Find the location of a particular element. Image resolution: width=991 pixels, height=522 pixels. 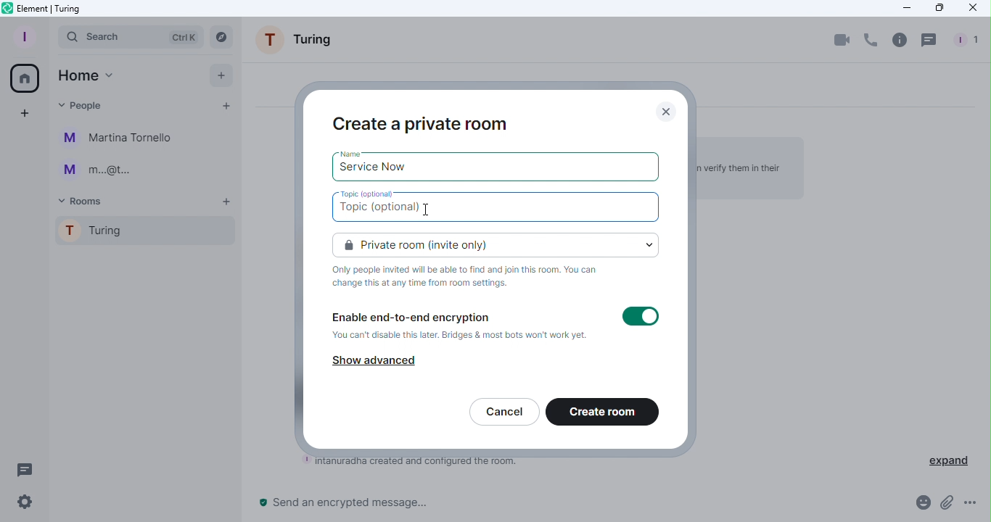

People is located at coordinates (963, 41).